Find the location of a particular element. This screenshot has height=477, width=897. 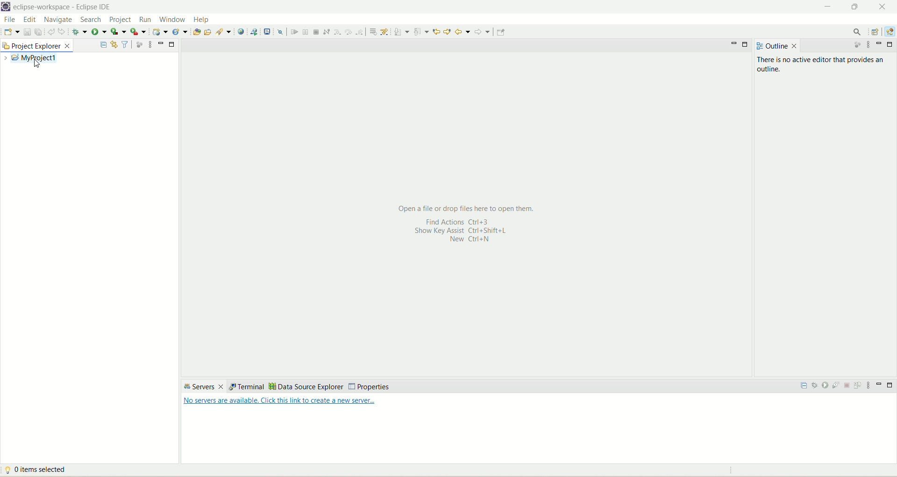

there is no active editor that provides an outline is located at coordinates (823, 64).